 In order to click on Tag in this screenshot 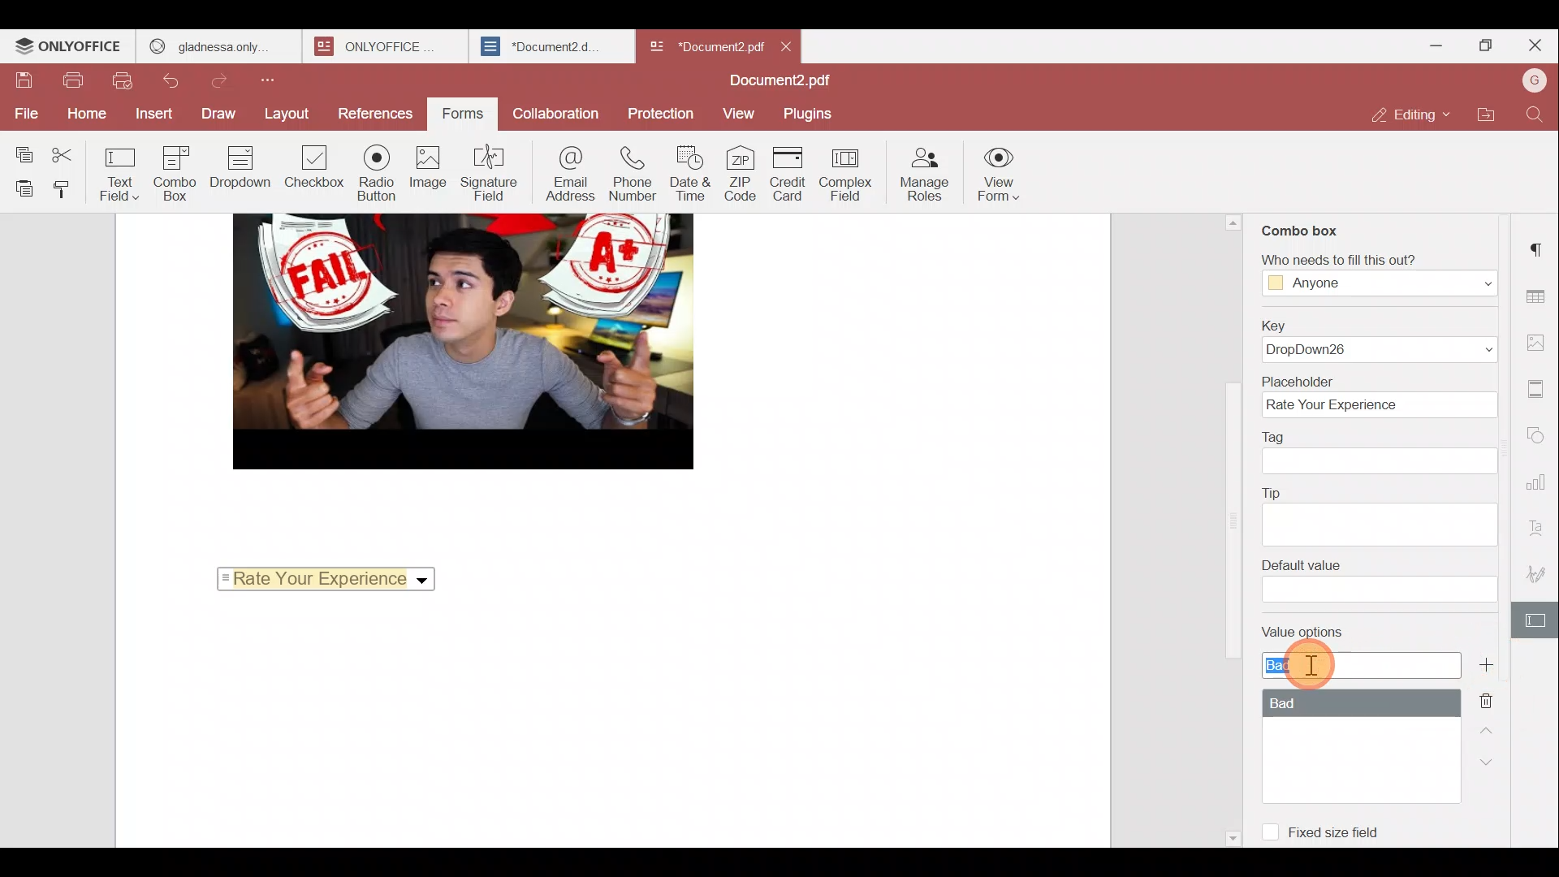, I will do `click(1382, 452)`.